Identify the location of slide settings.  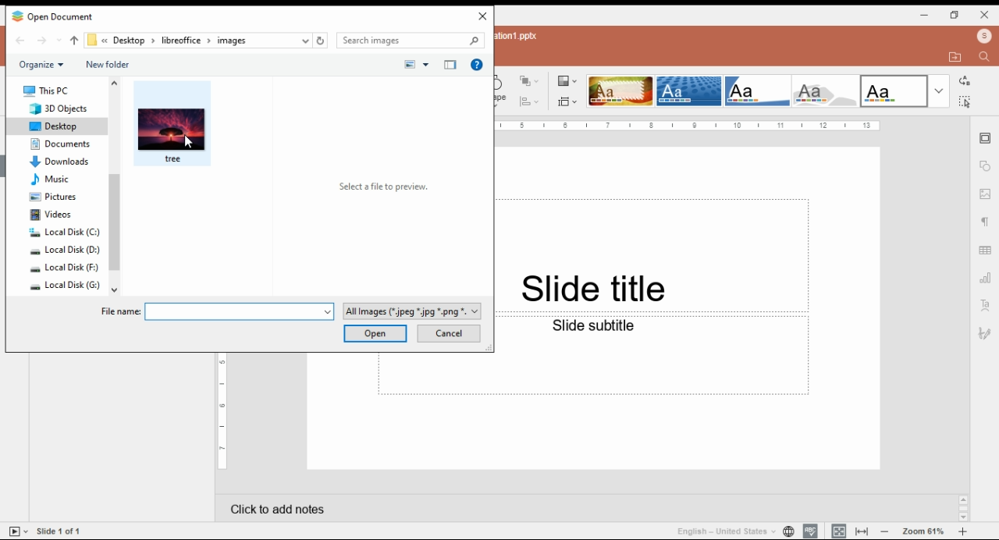
(987, 138).